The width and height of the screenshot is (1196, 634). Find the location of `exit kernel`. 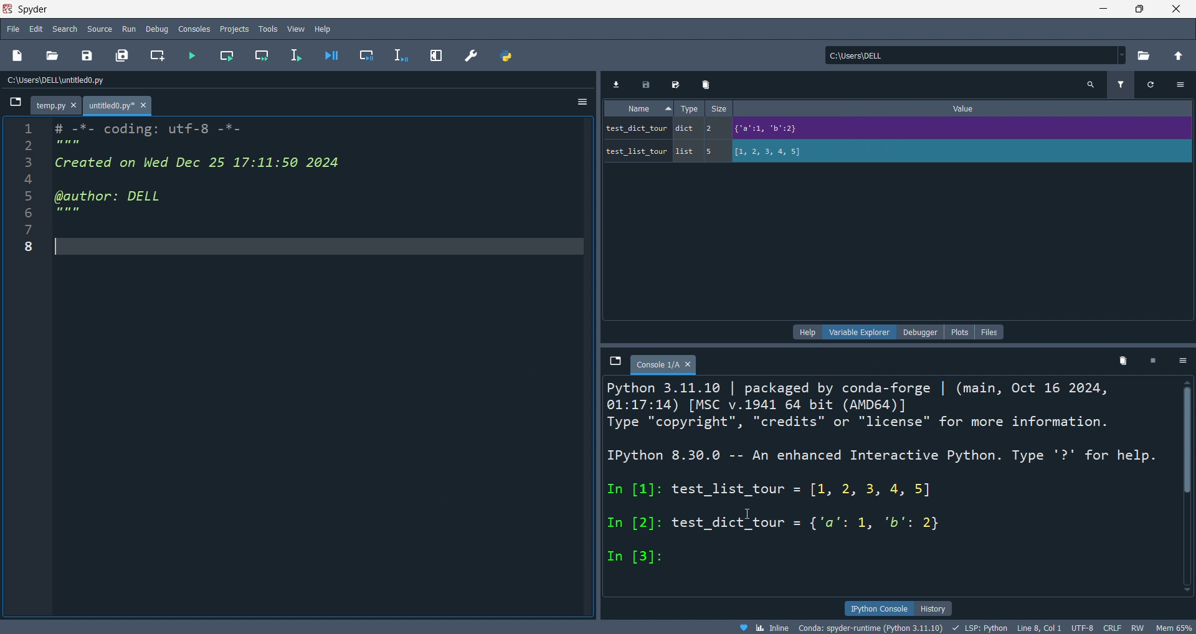

exit kernel is located at coordinates (1154, 361).